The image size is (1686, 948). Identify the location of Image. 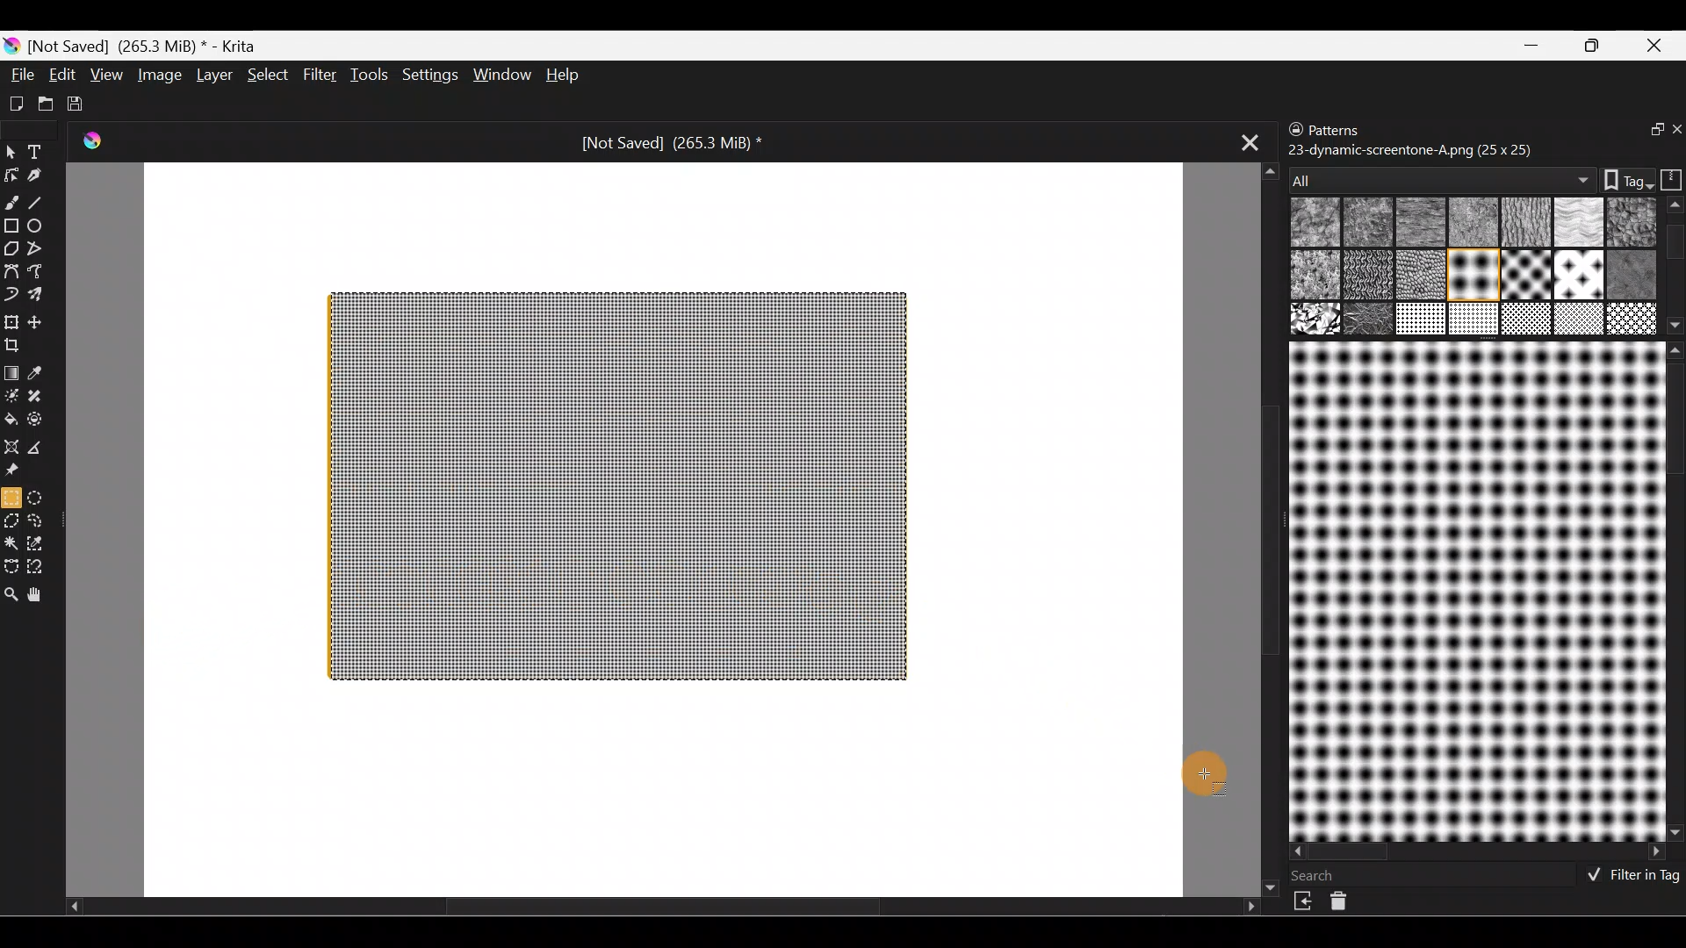
(157, 75).